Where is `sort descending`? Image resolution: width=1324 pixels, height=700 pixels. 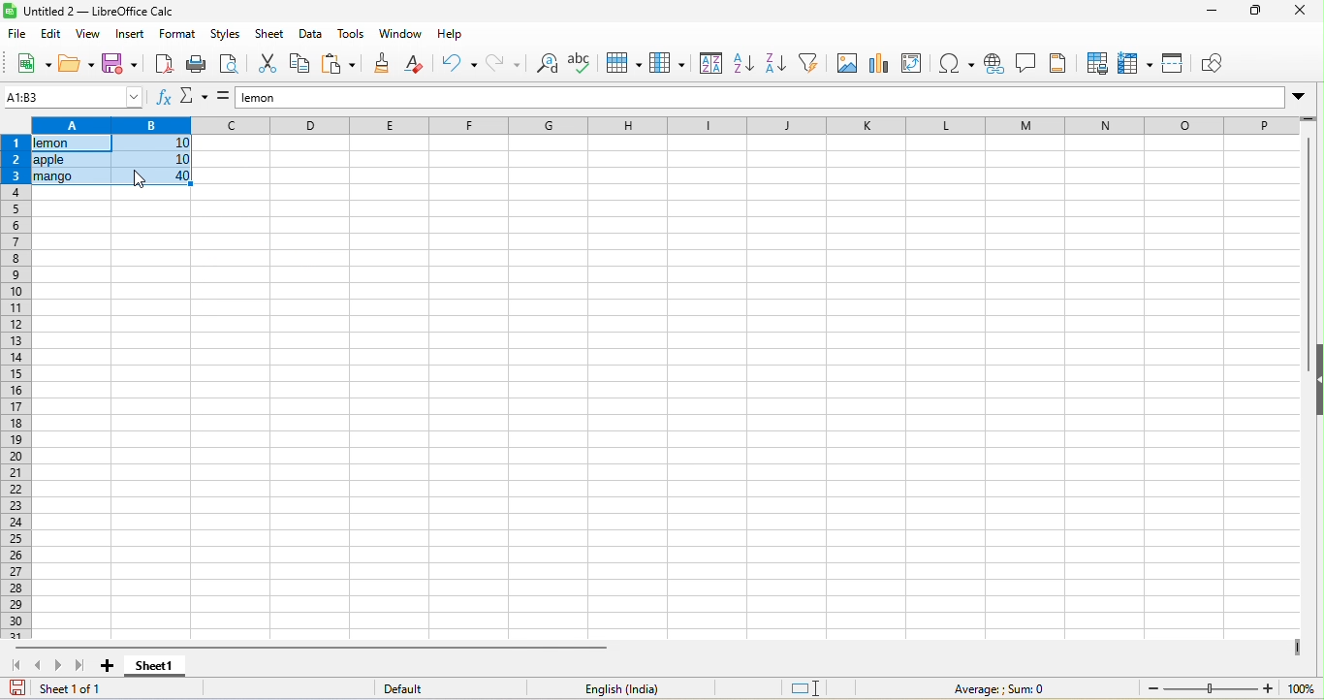
sort descending is located at coordinates (775, 66).